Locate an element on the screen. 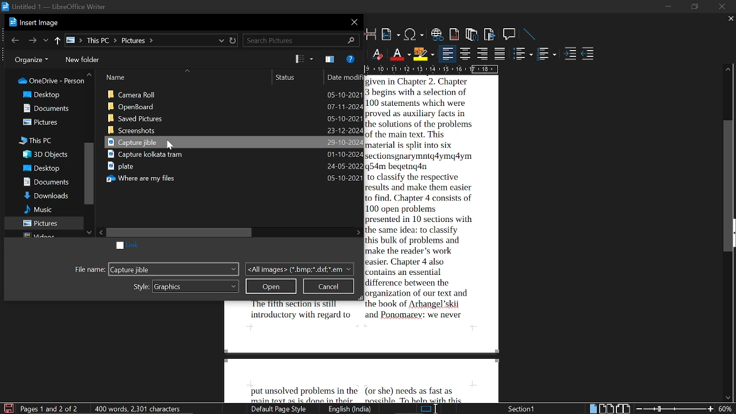  current zoom is located at coordinates (726, 409).